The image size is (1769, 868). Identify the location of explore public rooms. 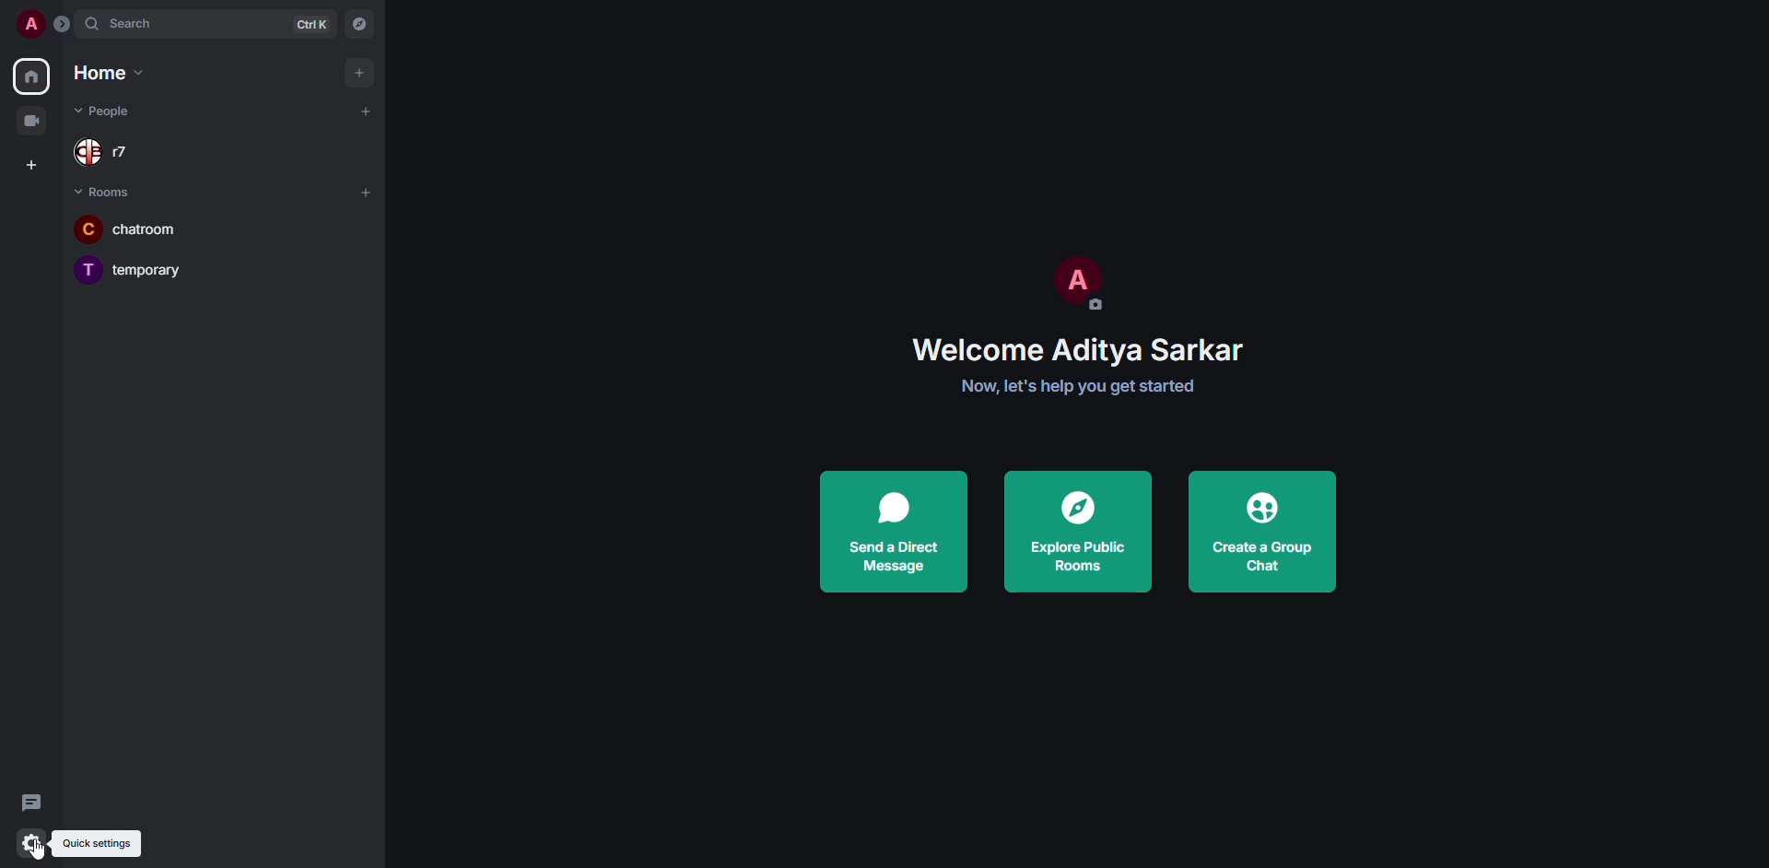
(1079, 528).